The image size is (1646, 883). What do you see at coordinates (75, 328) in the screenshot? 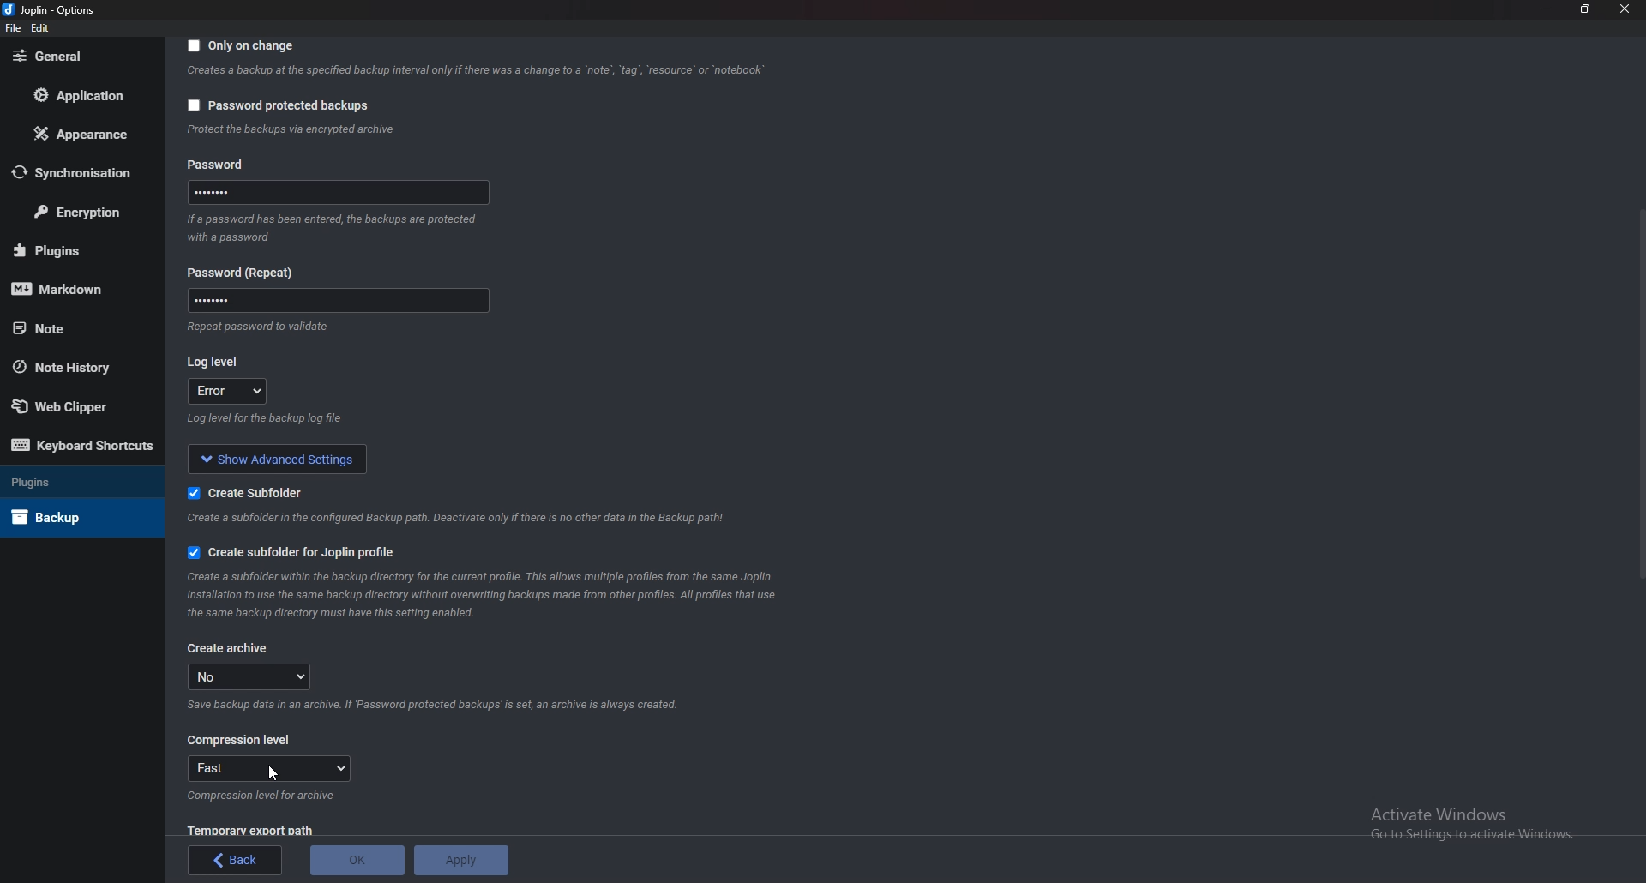
I see `note` at bounding box center [75, 328].